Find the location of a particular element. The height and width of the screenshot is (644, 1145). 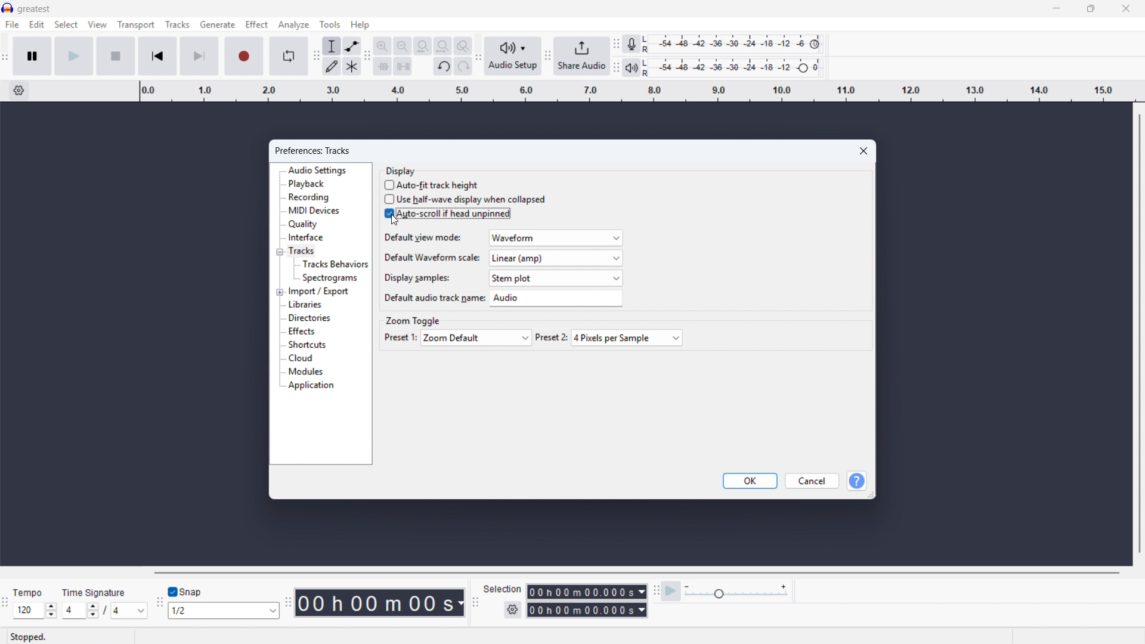

Recording metre toolbar is located at coordinates (617, 45).